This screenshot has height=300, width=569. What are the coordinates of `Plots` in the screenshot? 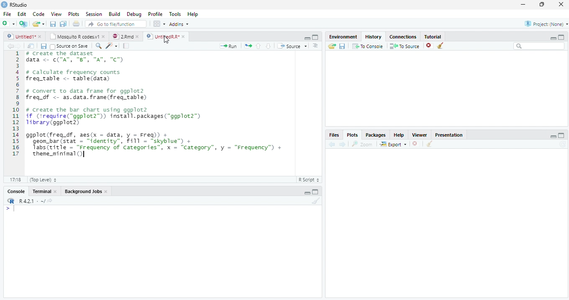 It's located at (352, 135).